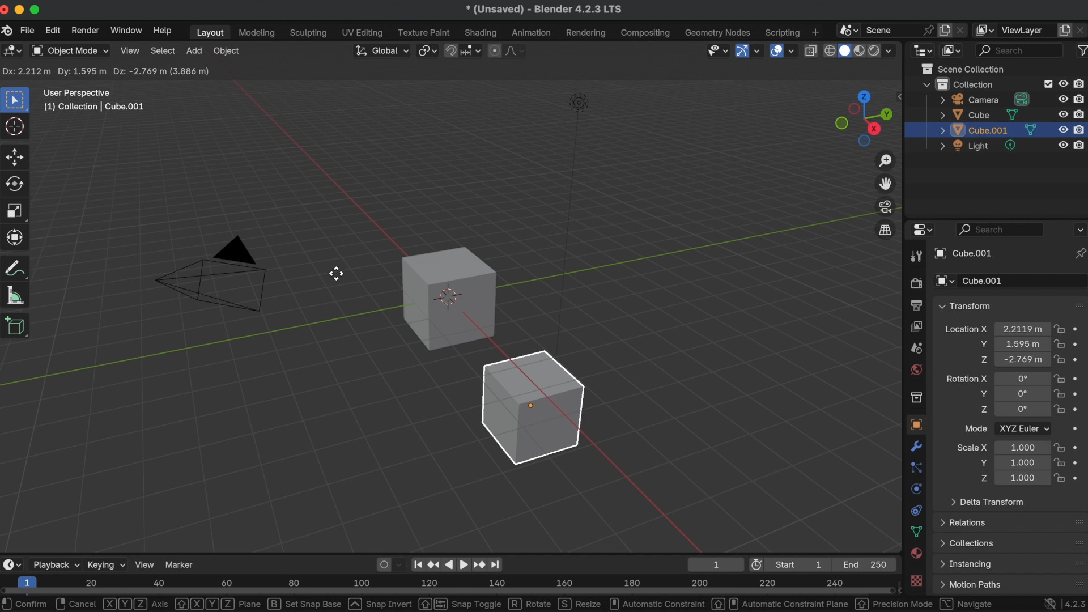 The width and height of the screenshot is (1088, 612). What do you see at coordinates (915, 257) in the screenshot?
I see `tool` at bounding box center [915, 257].